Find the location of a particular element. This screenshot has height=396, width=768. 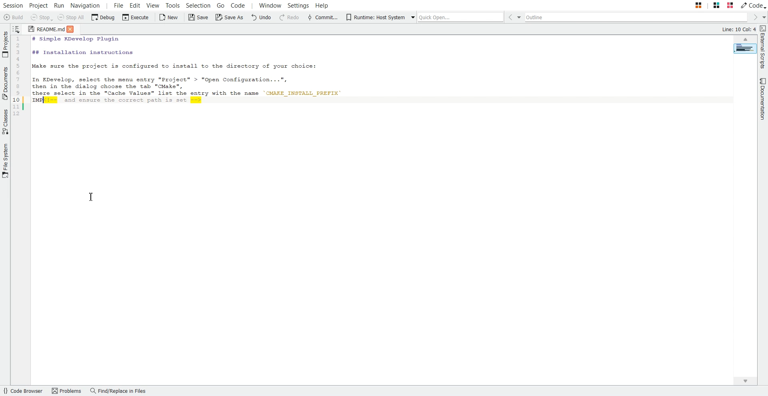

Problems is located at coordinates (67, 391).